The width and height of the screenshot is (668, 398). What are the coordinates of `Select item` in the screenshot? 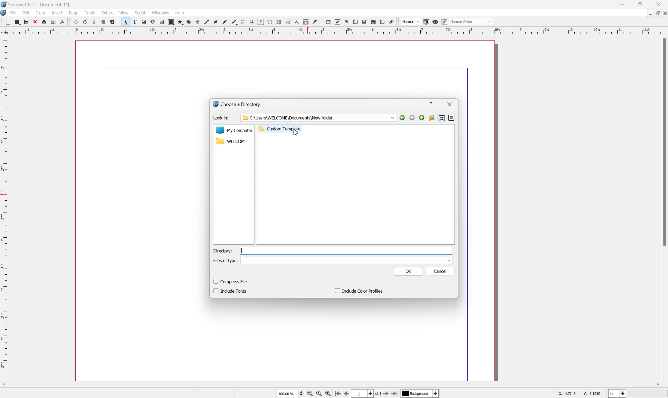 It's located at (127, 22).